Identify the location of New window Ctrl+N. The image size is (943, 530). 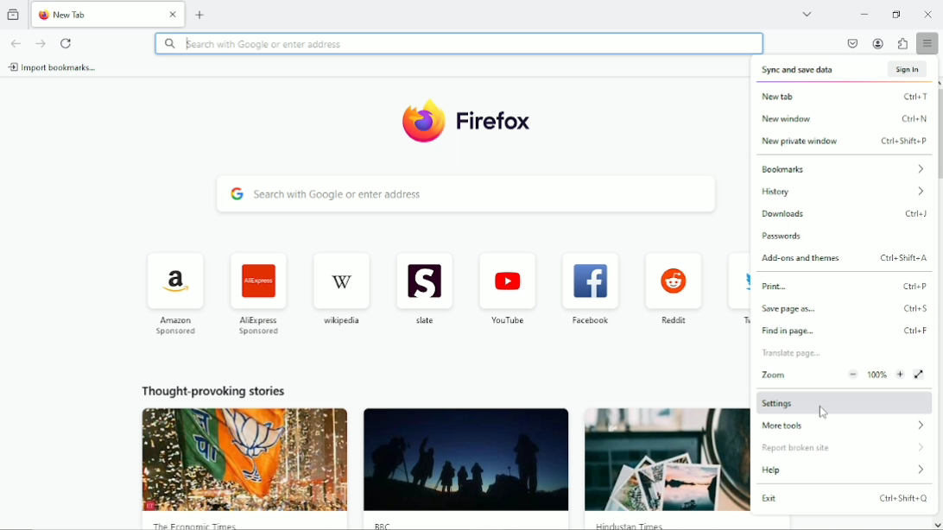
(840, 119).